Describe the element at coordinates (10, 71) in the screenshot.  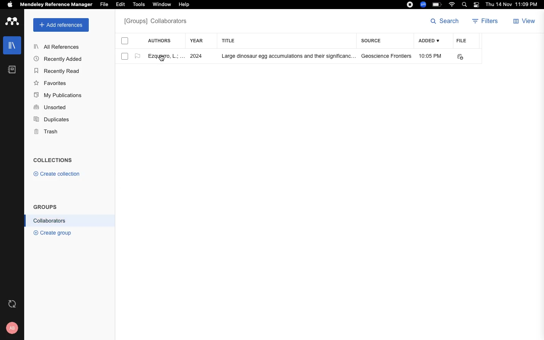
I see `notebook` at that location.